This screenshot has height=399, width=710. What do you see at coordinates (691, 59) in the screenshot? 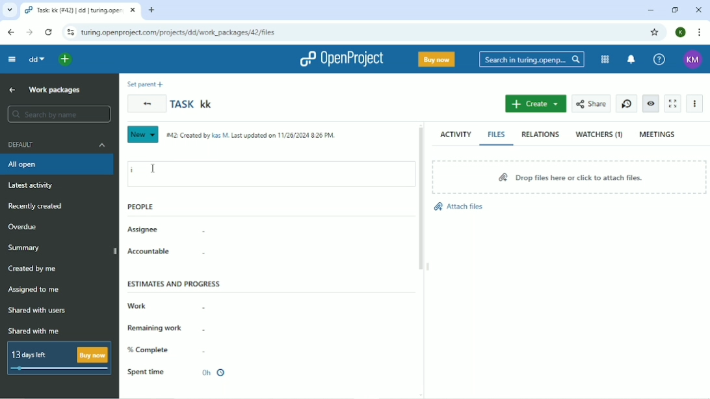
I see `KM` at bounding box center [691, 59].